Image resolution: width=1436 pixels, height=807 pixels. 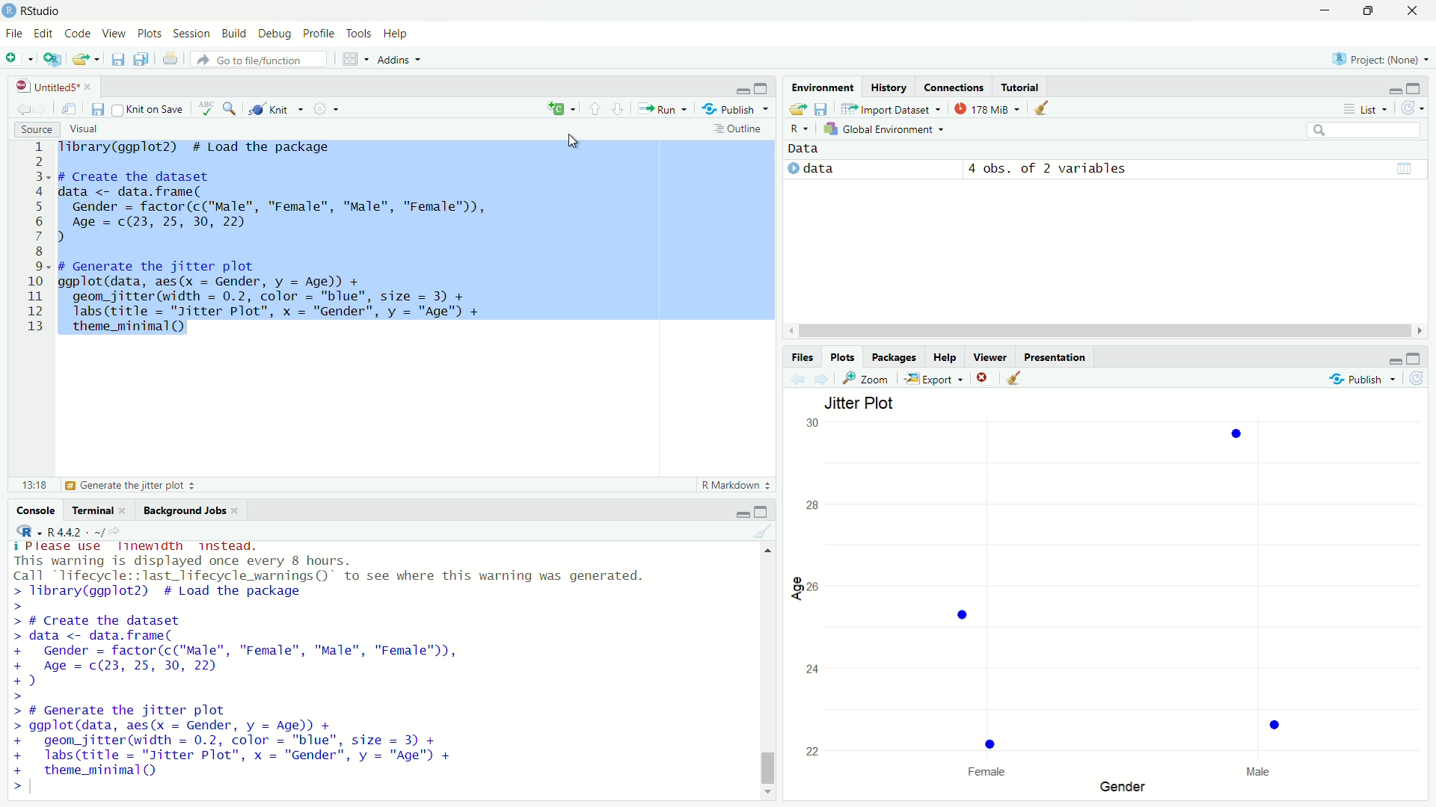 I want to click on source, so click(x=30, y=129).